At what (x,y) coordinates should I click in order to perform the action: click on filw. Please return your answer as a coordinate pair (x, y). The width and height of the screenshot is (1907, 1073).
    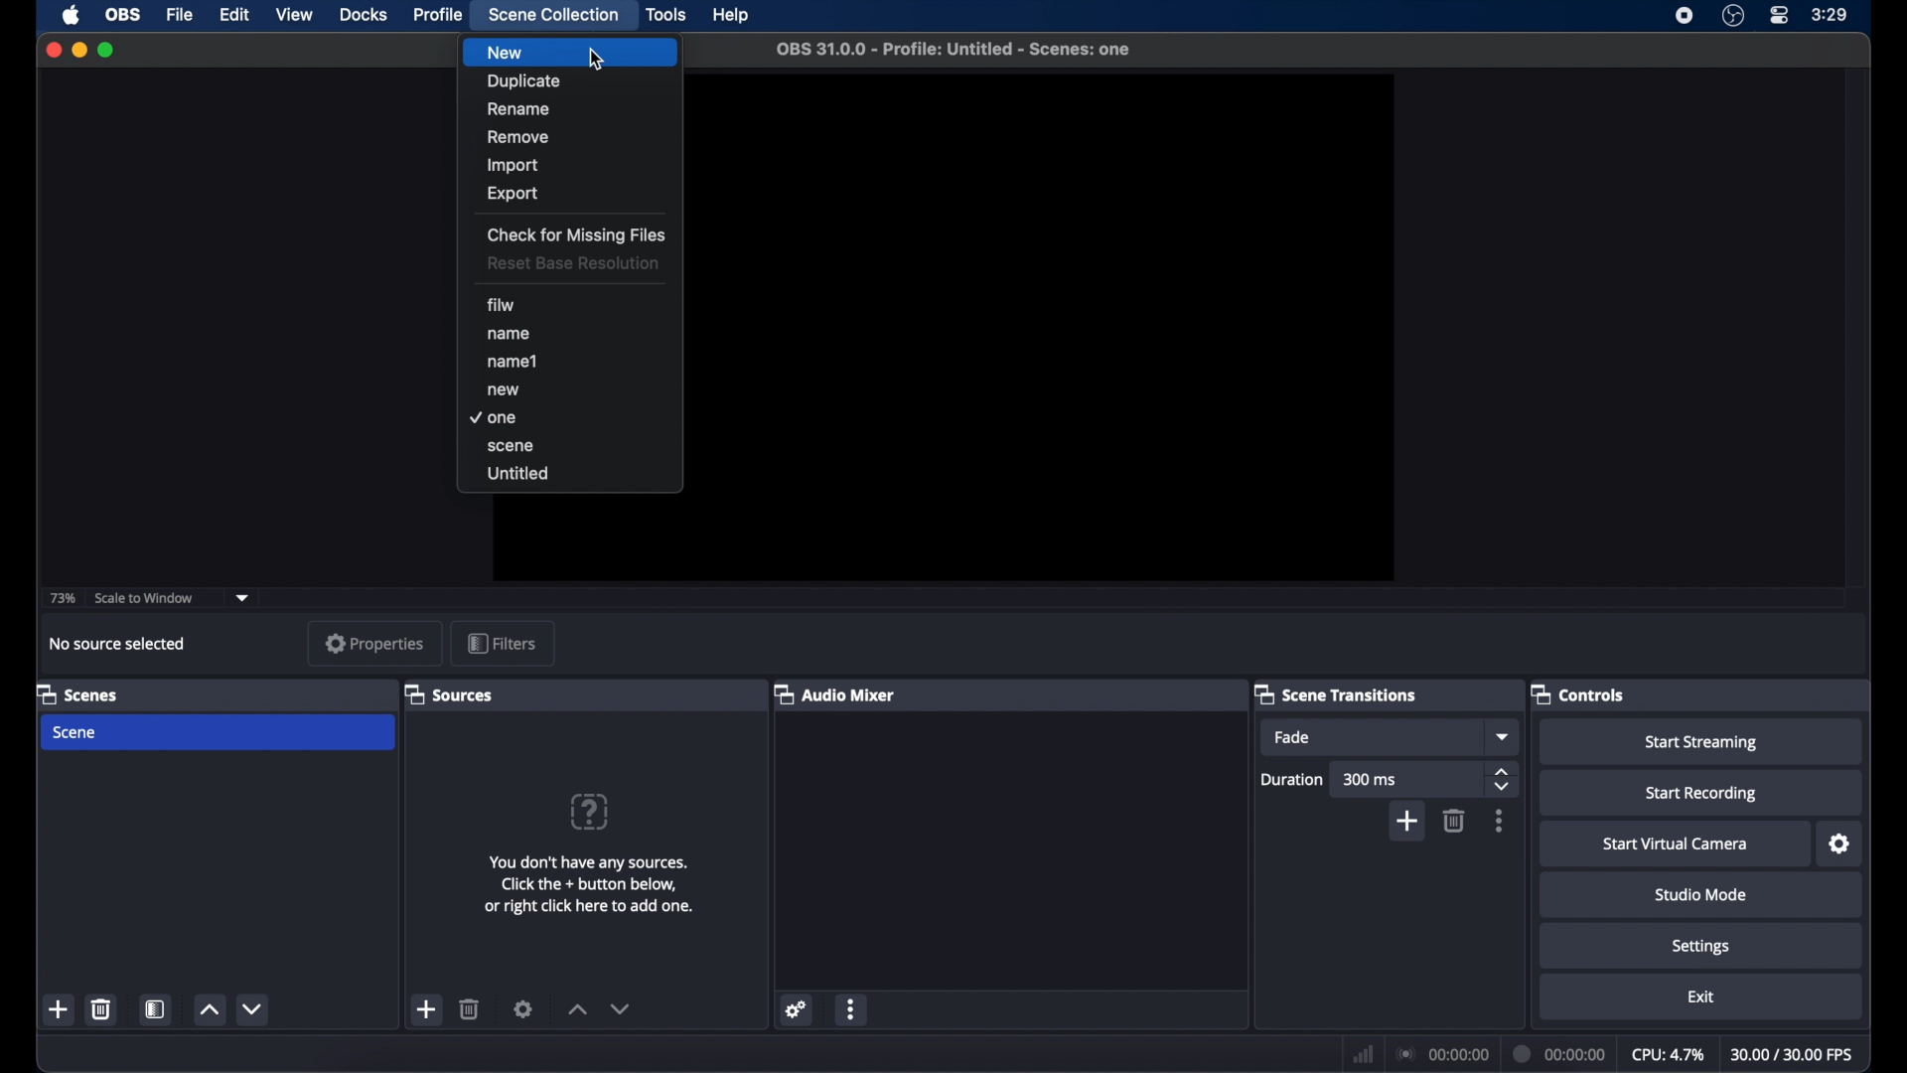
    Looking at the image, I should click on (511, 307).